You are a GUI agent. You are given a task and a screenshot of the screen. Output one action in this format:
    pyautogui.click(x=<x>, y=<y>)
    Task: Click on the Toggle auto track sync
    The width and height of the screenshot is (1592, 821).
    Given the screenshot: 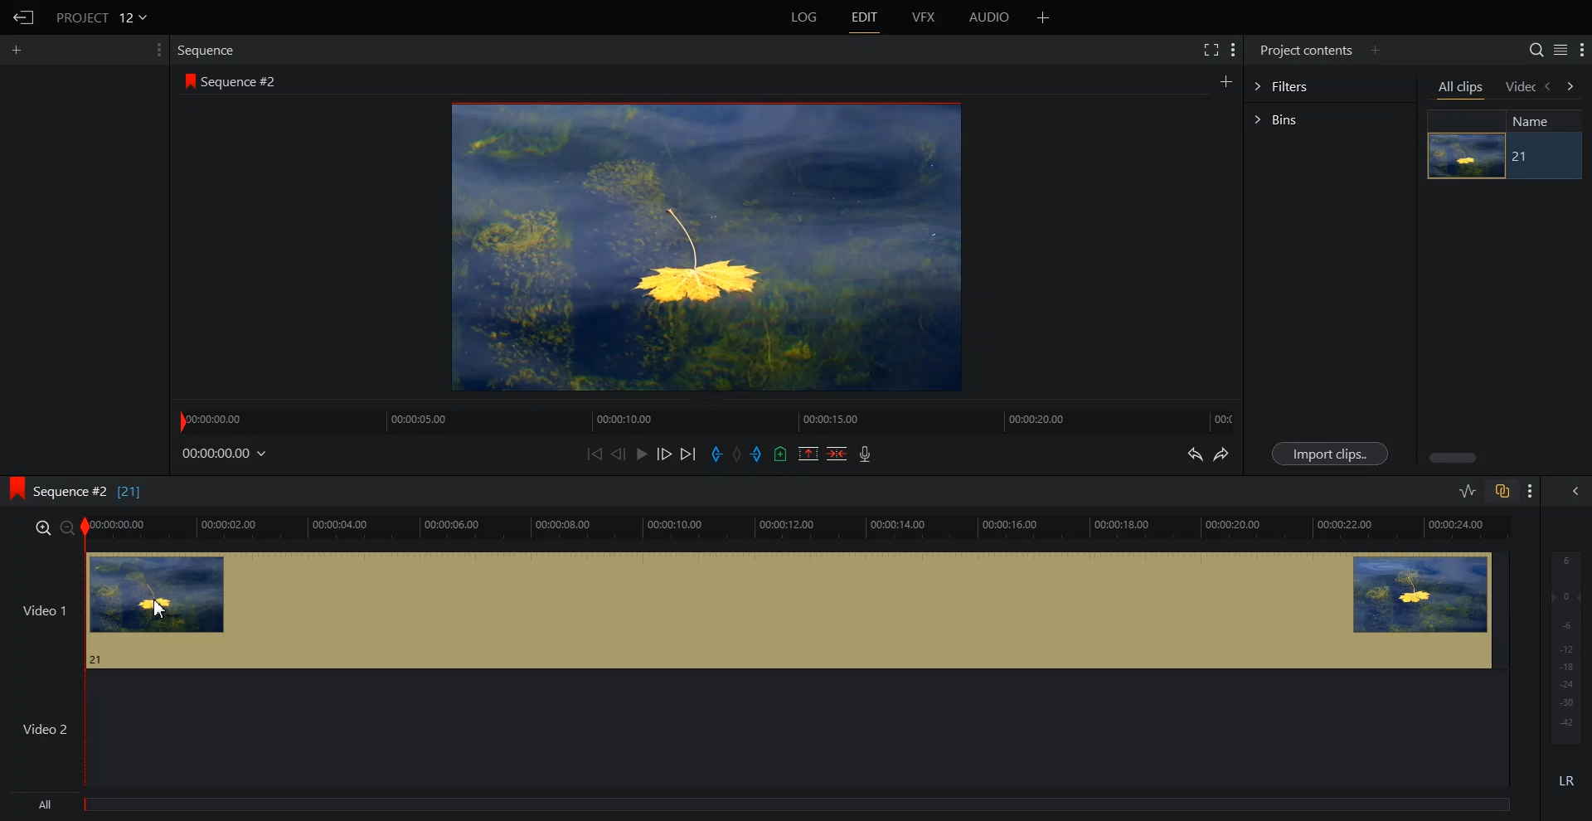 What is the action you would take?
    pyautogui.click(x=1502, y=491)
    